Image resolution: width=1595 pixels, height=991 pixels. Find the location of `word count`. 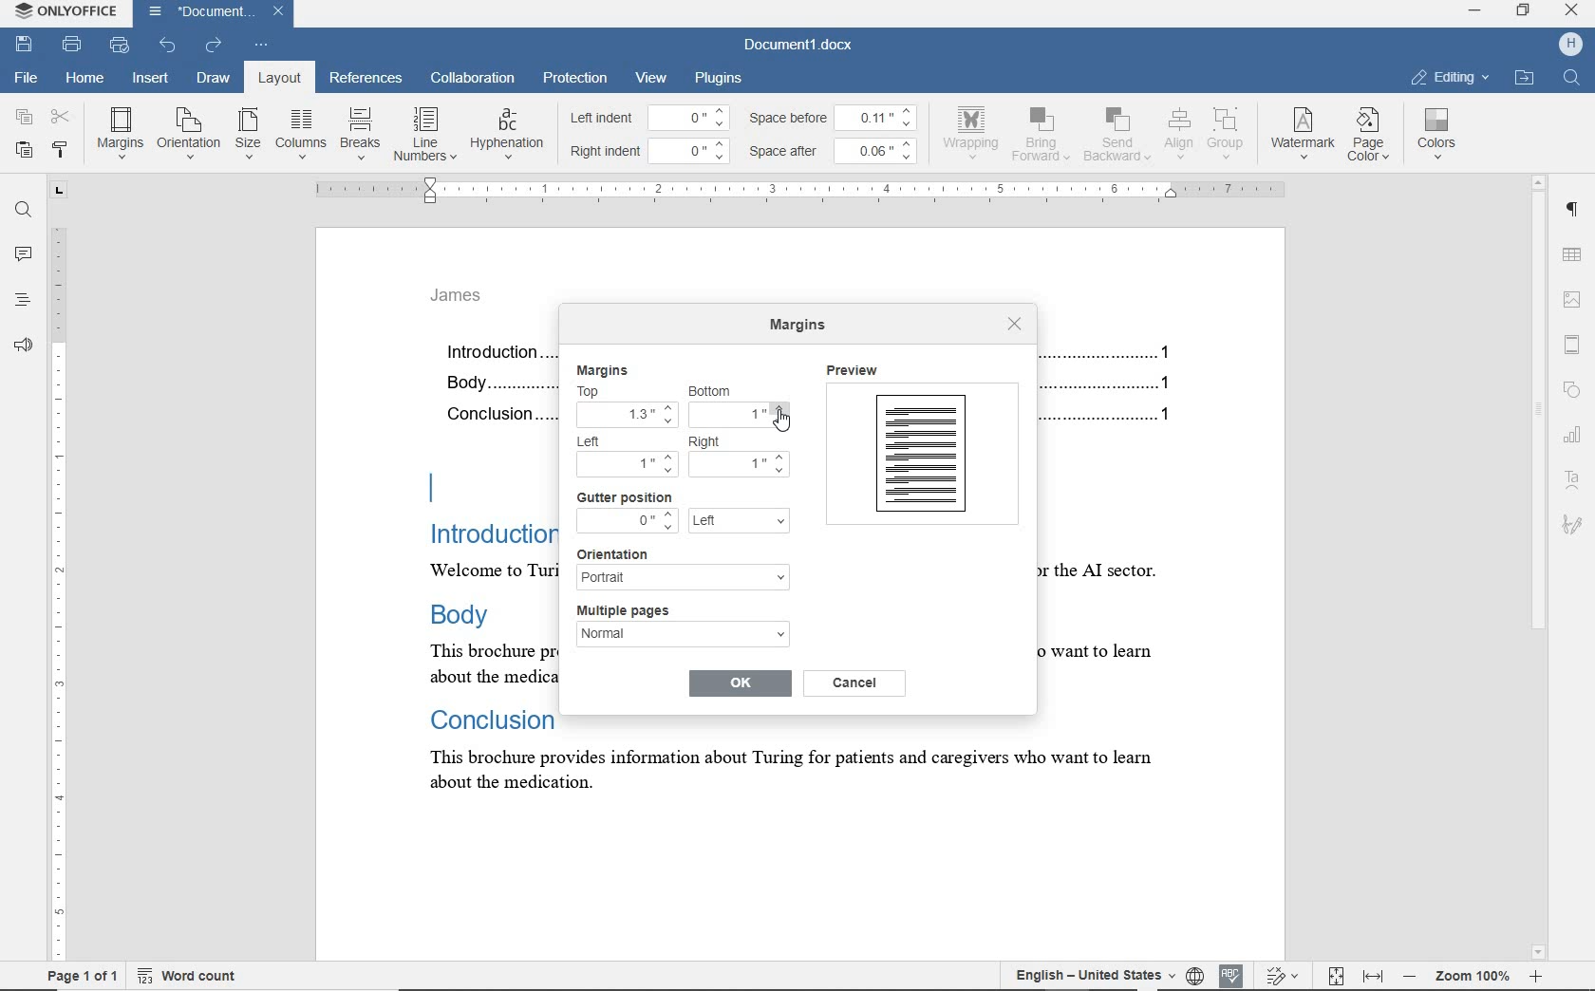

word count is located at coordinates (187, 976).